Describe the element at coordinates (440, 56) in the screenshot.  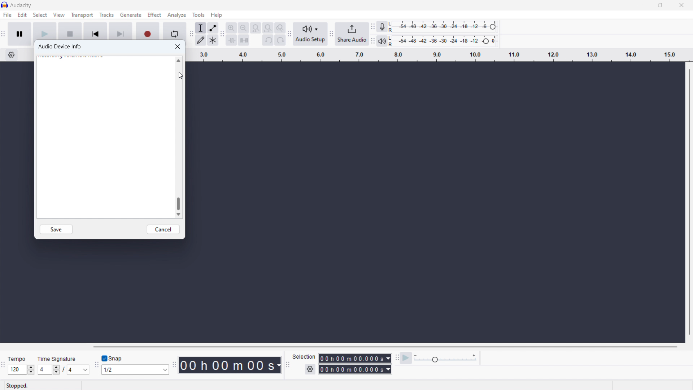
I see `timeline` at that location.